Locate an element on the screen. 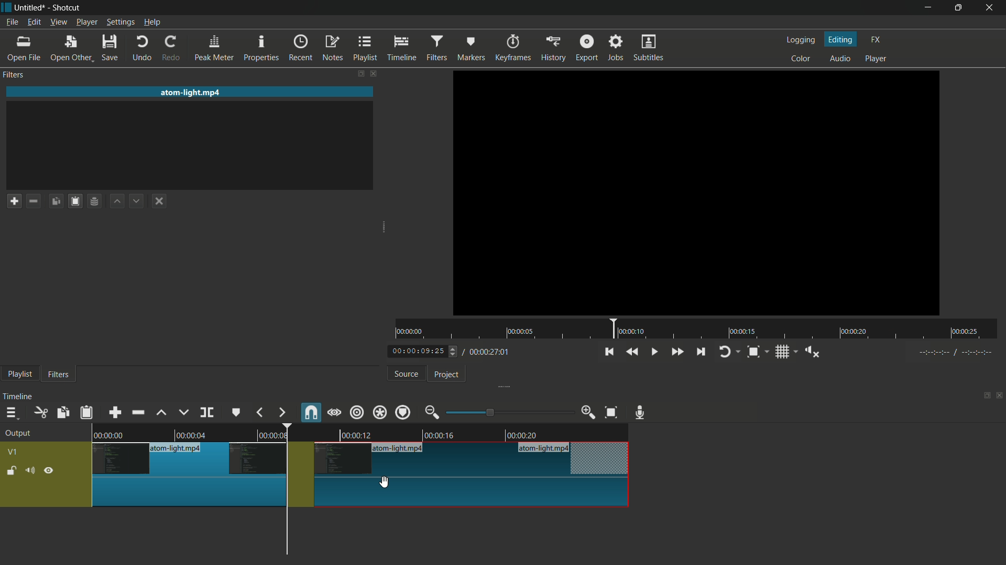 The image size is (1006, 565). player menu is located at coordinates (86, 22).